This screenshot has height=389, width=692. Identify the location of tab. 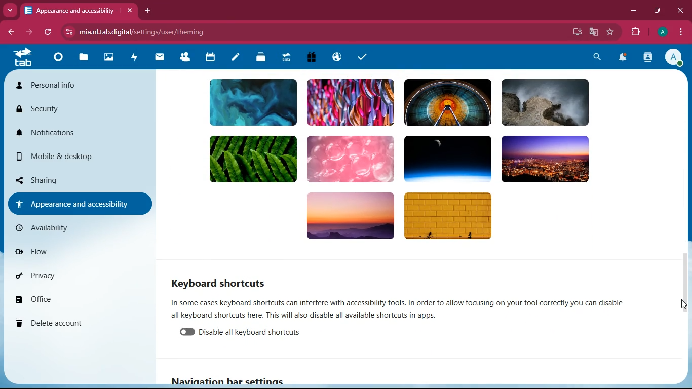
(78, 8).